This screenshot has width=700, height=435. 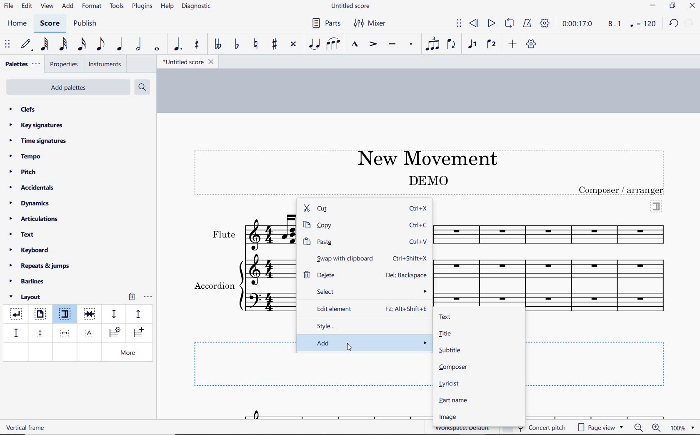 What do you see at coordinates (454, 400) in the screenshot?
I see `part name` at bounding box center [454, 400].